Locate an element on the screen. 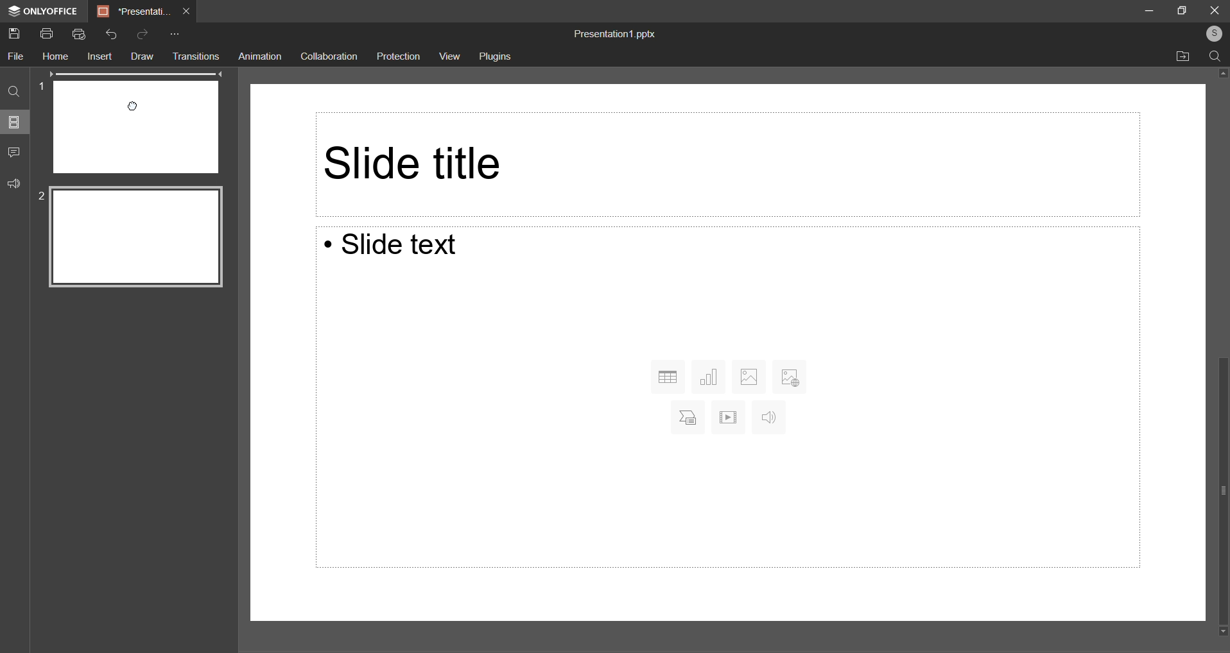 This screenshot has width=1230, height=653. Logo is located at coordinates (40, 12).